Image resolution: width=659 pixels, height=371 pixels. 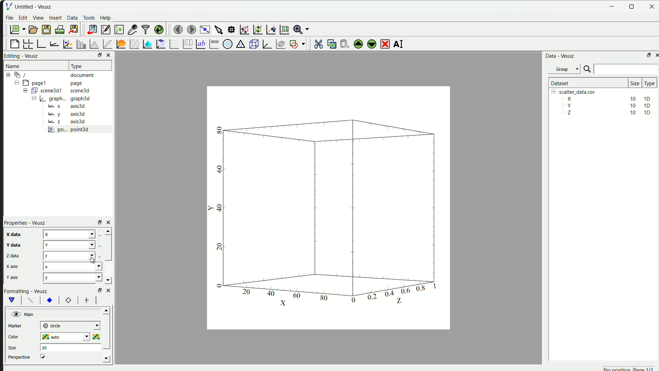 I want to click on y, so click(x=72, y=278).